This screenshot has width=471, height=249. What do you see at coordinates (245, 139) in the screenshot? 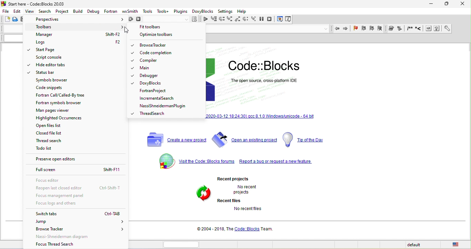
I see `open an existing project` at bounding box center [245, 139].